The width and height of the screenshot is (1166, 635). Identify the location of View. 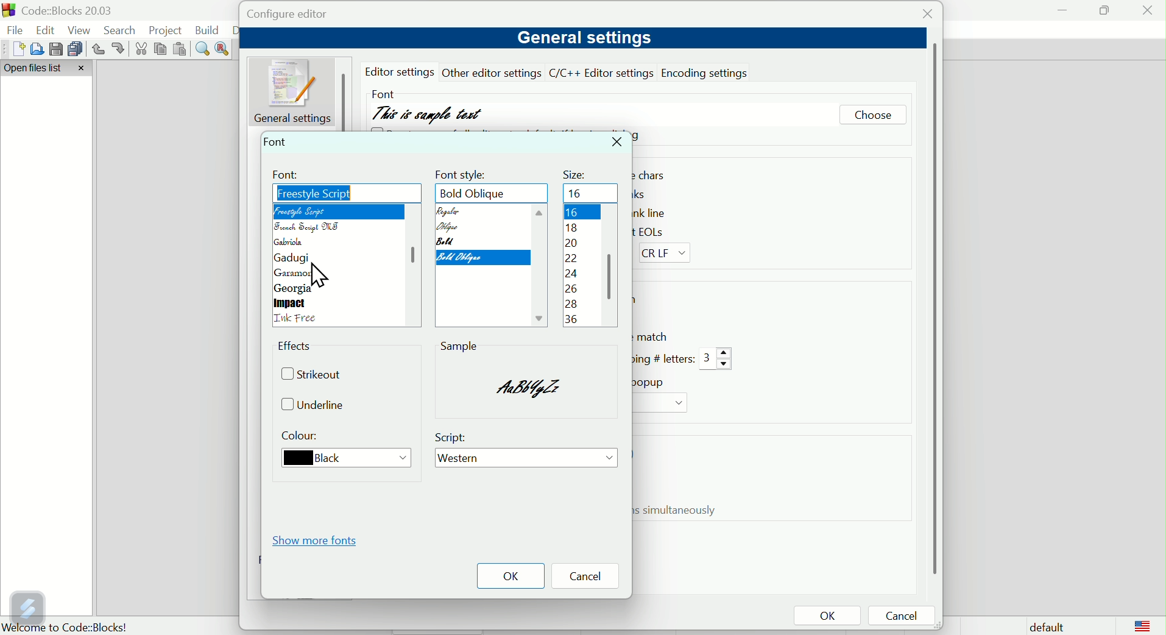
(82, 30).